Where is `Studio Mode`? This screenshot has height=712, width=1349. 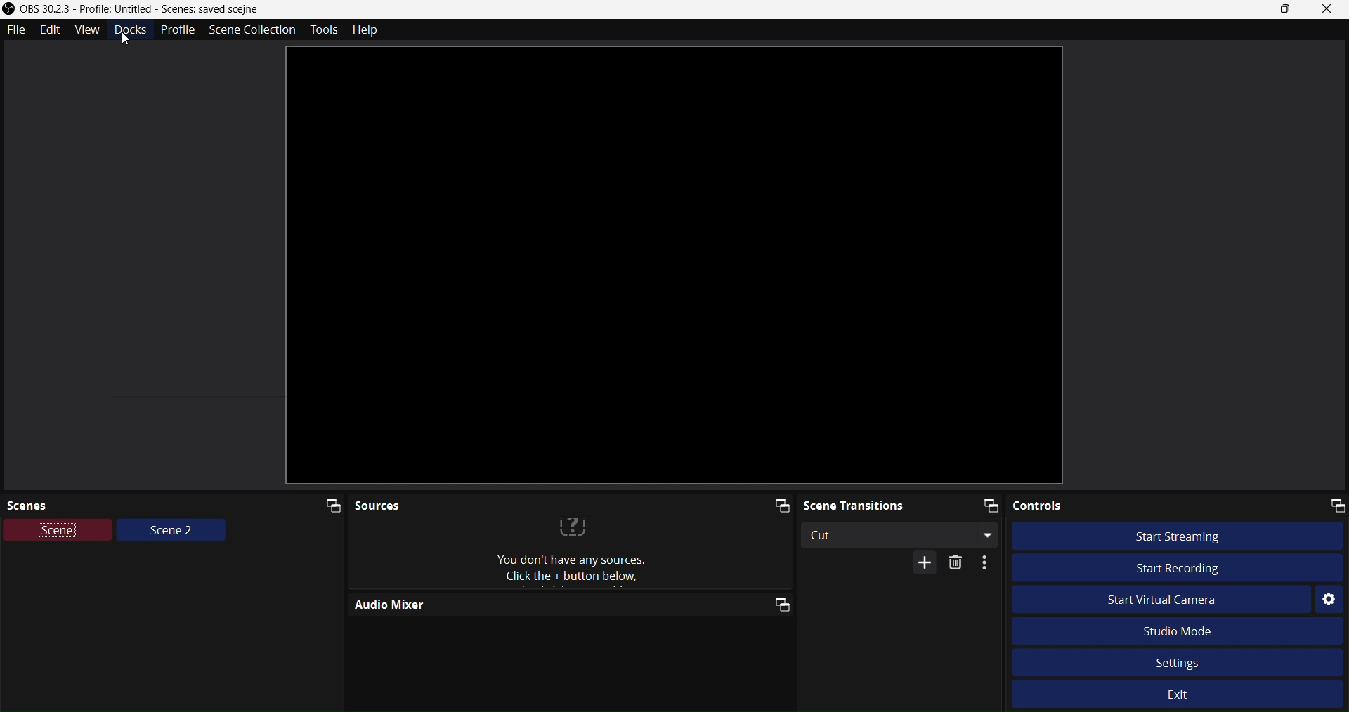 Studio Mode is located at coordinates (1199, 630).